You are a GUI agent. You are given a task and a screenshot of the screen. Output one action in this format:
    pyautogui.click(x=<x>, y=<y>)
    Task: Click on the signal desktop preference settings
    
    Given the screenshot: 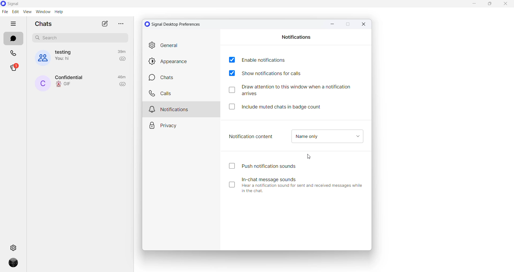 What is the action you would take?
    pyautogui.click(x=176, y=24)
    